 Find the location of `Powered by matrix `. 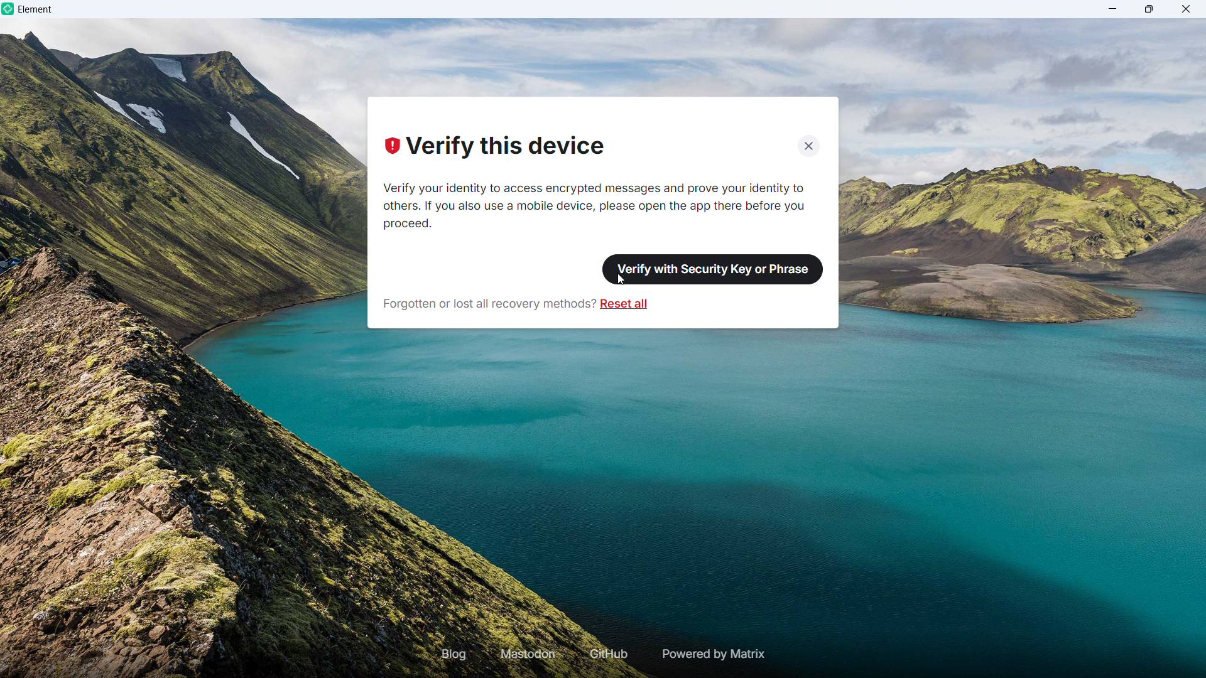

Powered by matrix  is located at coordinates (712, 654).